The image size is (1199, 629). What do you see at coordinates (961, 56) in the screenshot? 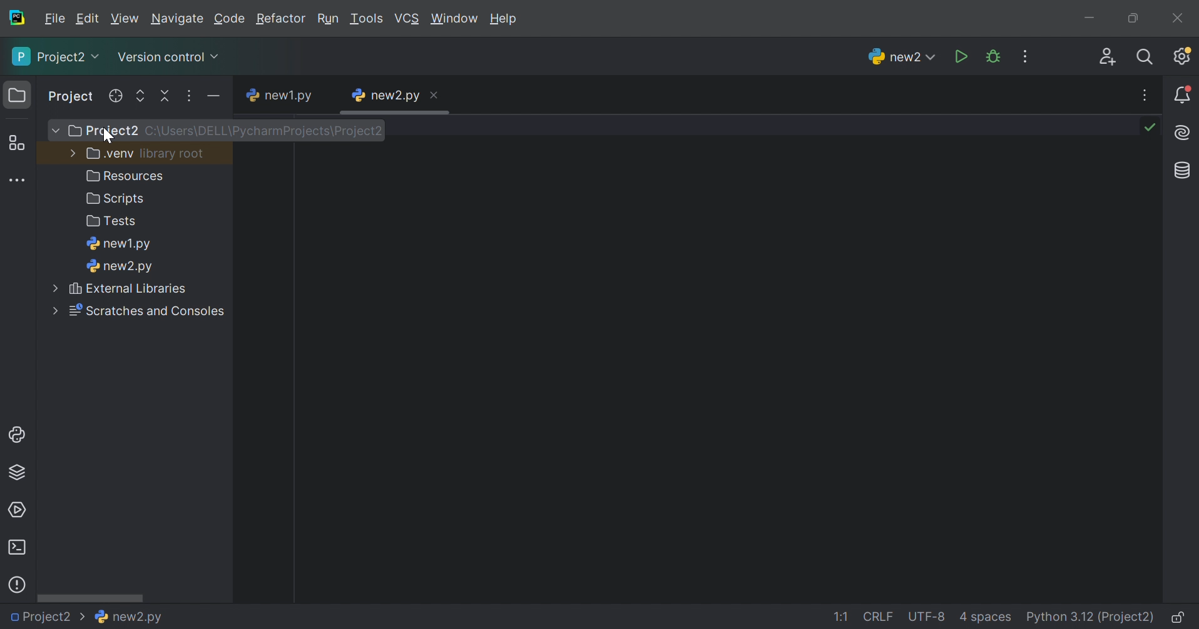
I see `Run` at bounding box center [961, 56].